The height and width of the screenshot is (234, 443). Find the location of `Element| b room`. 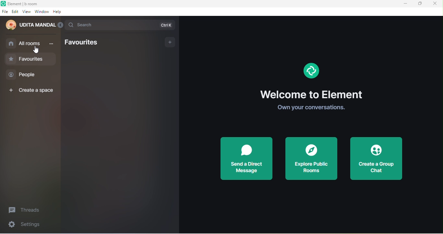

Element| b room is located at coordinates (30, 4).